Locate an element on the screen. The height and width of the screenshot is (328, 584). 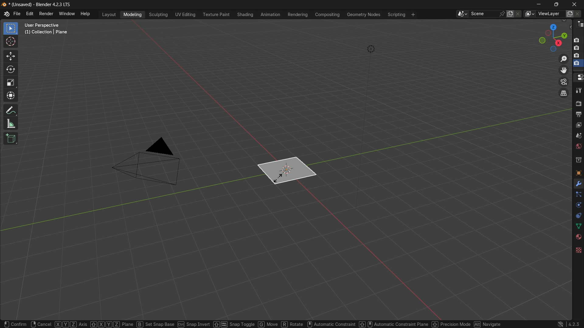
scene is located at coordinates (577, 135).